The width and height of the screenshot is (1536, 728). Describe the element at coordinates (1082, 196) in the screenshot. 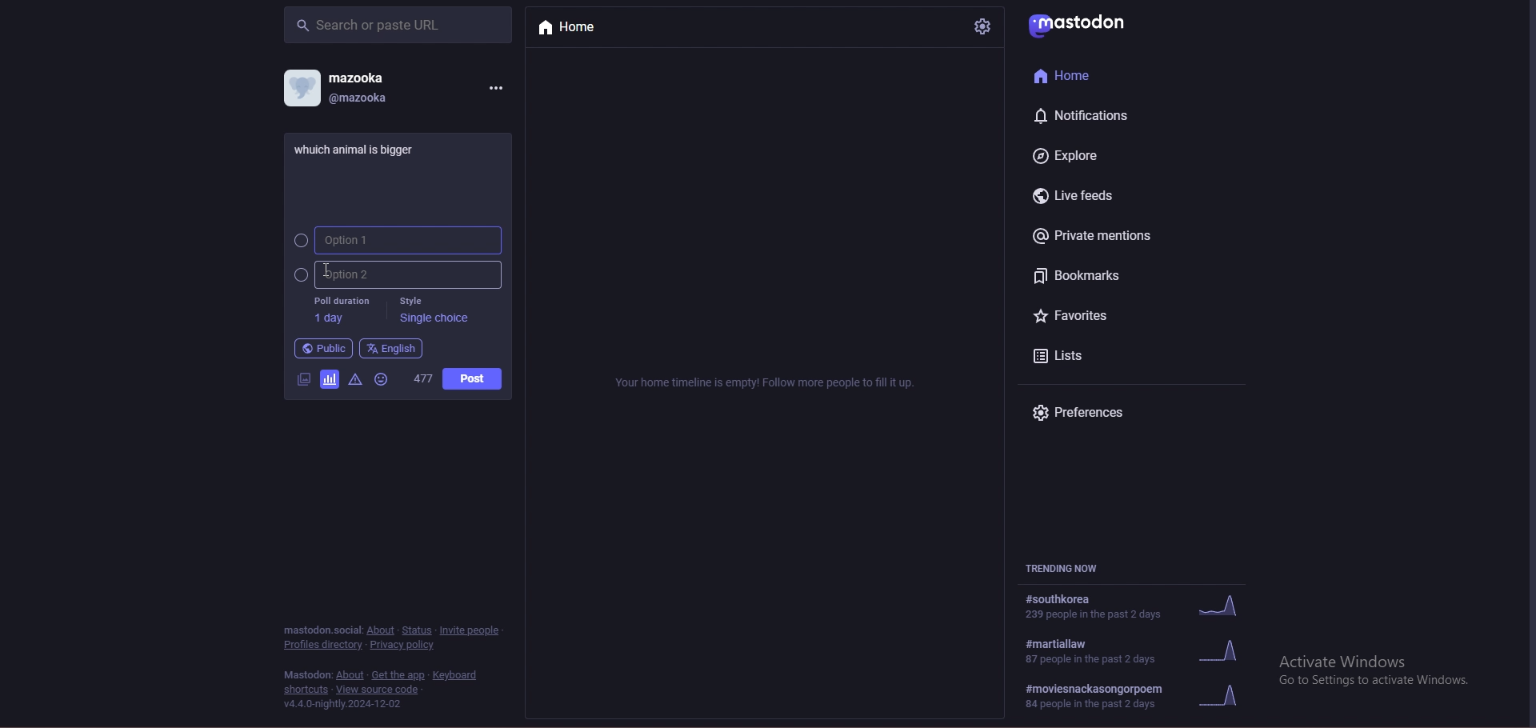

I see `live feeds` at that location.